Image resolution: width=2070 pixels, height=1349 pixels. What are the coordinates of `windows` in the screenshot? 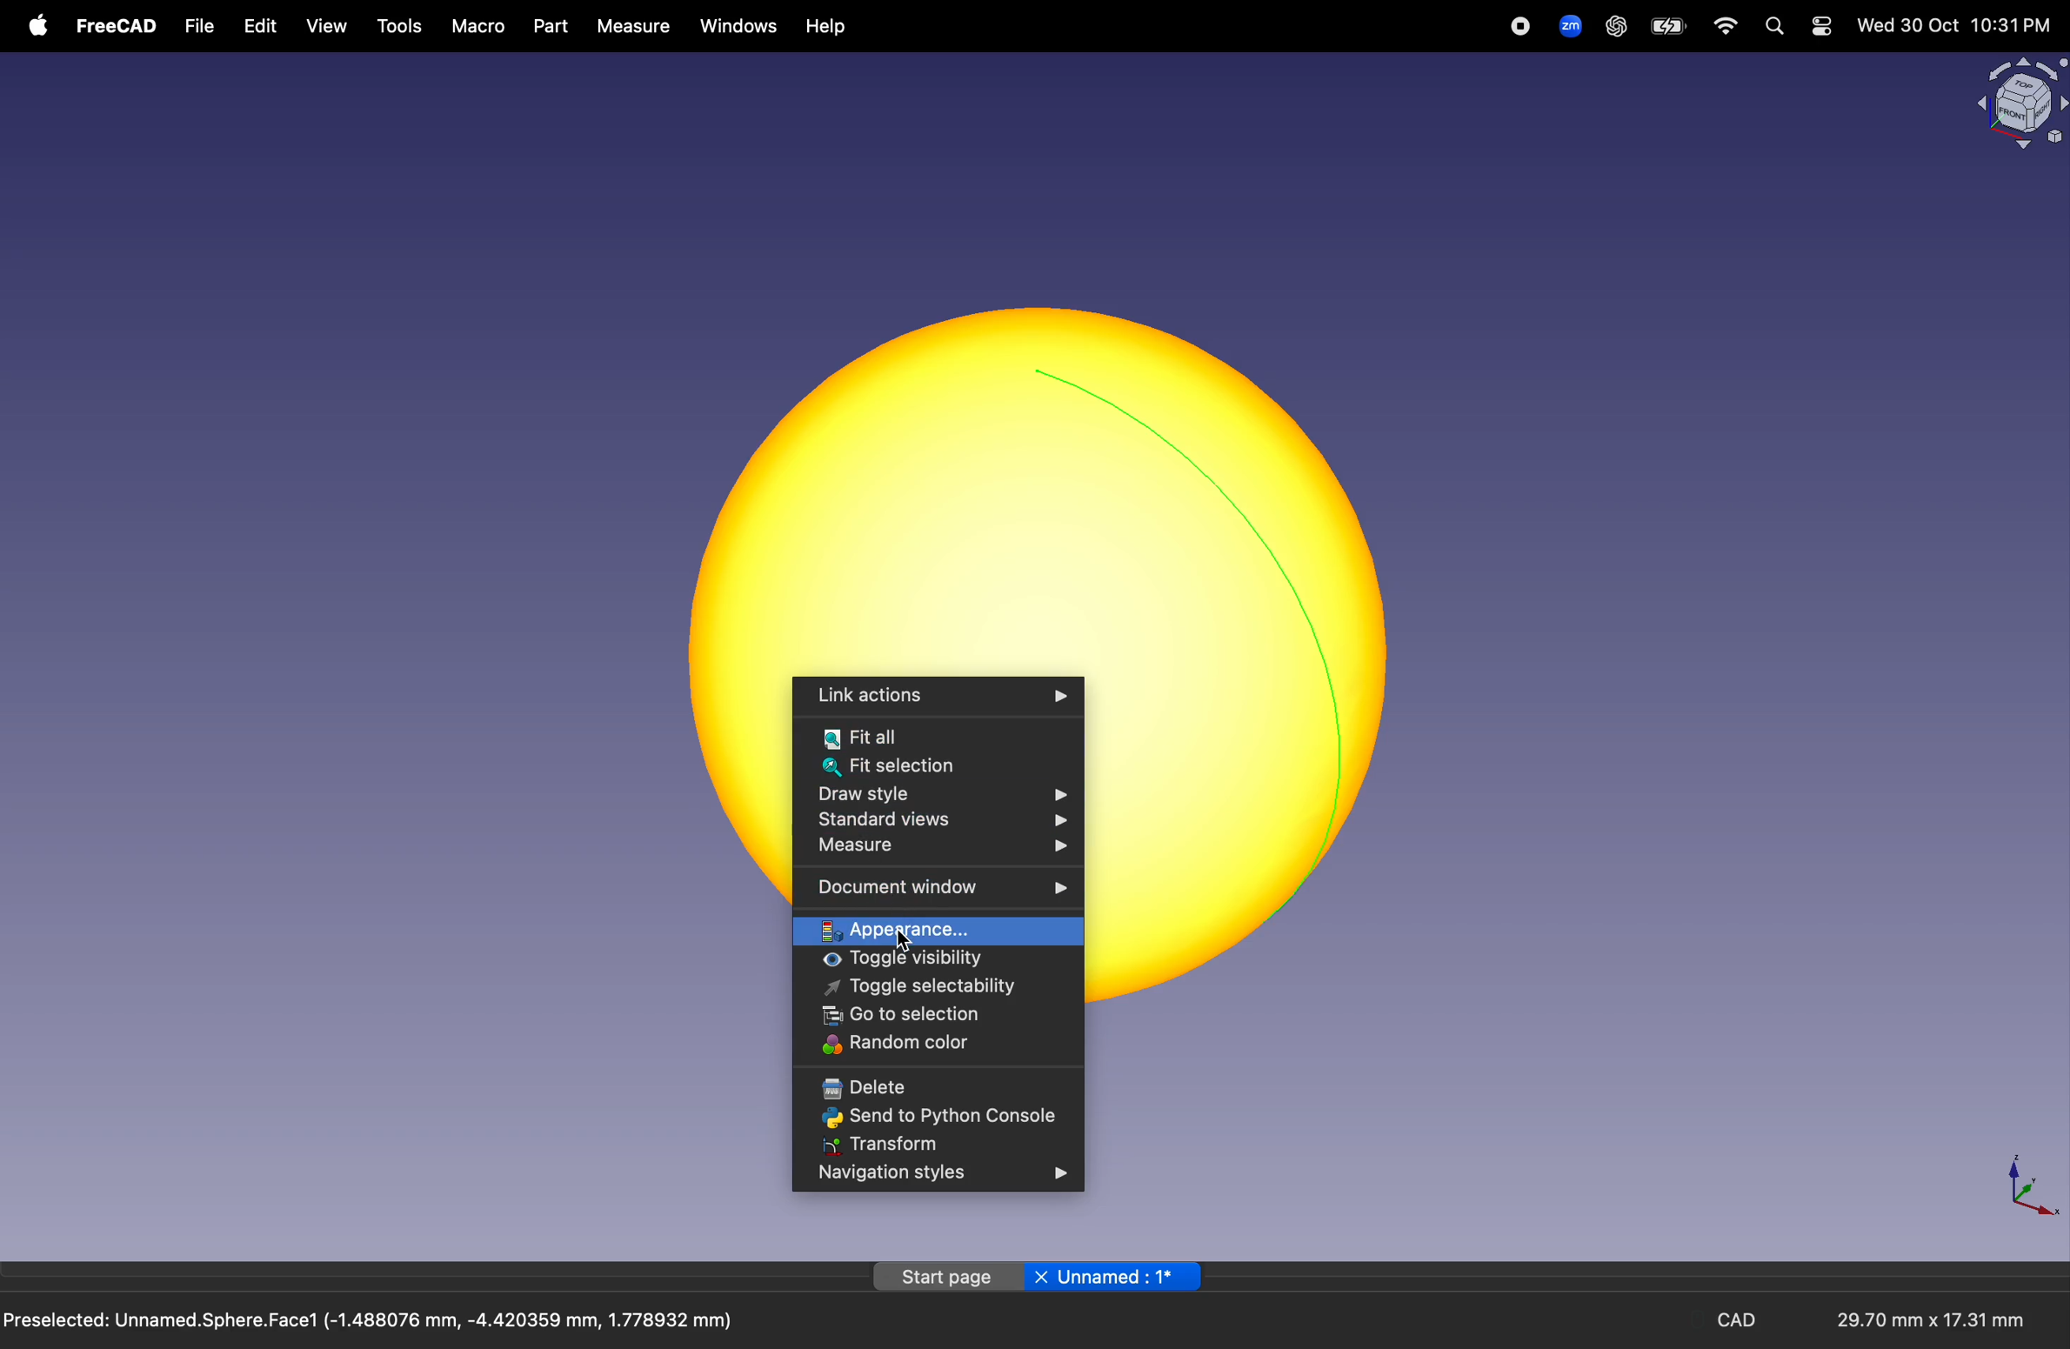 It's located at (739, 26).